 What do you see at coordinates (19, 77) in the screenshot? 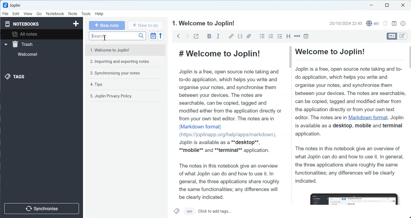
I see `Tags` at bounding box center [19, 77].